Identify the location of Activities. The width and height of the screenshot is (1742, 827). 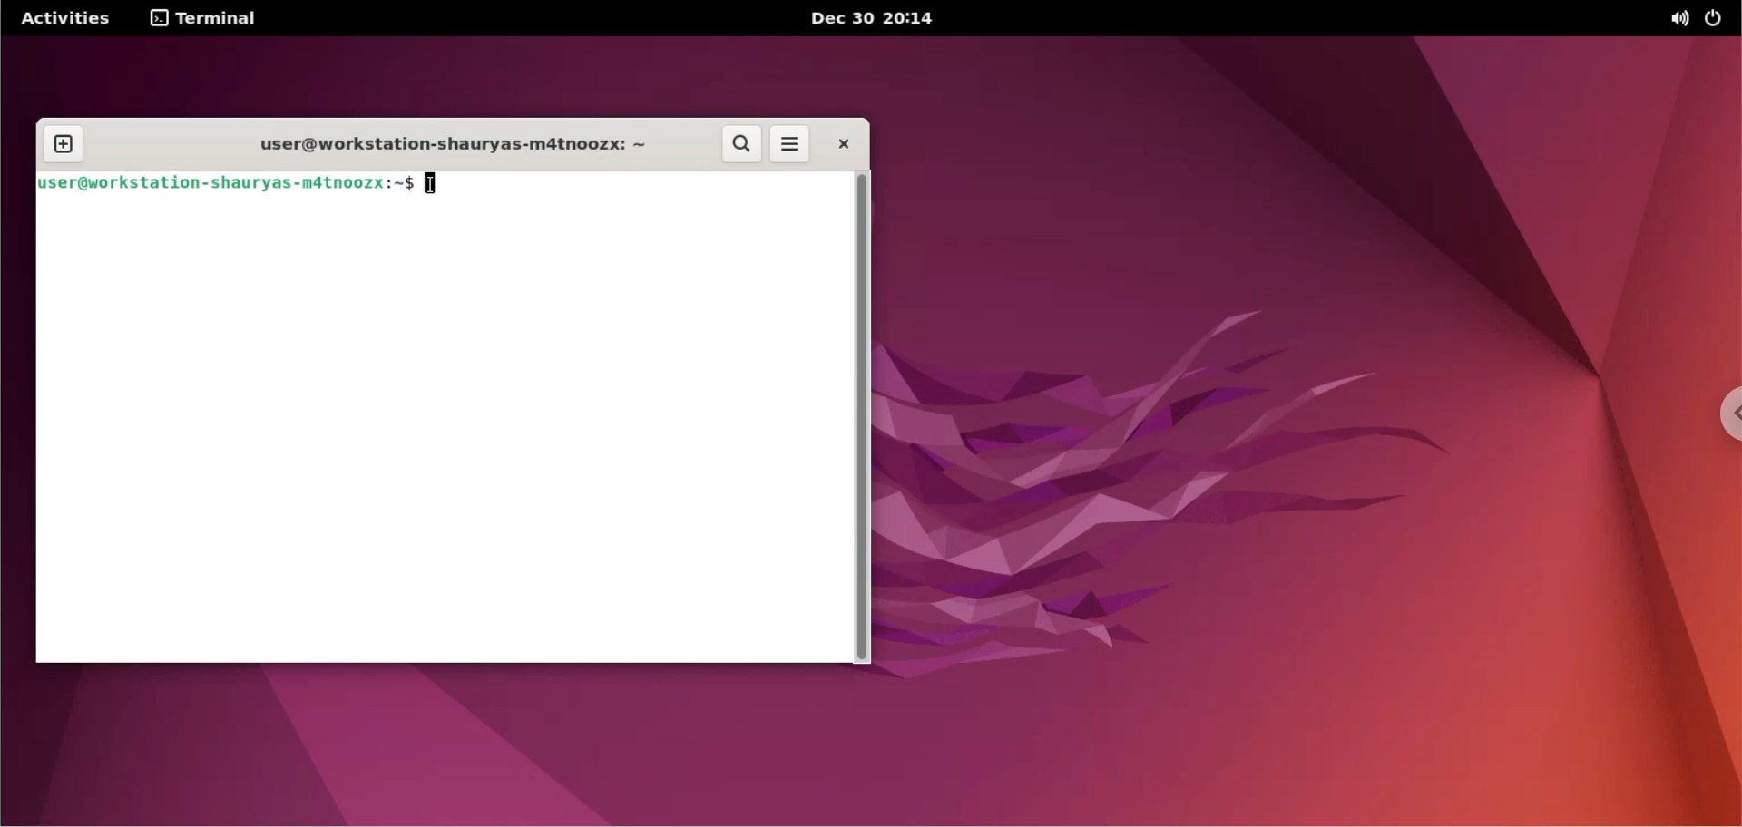
(67, 19).